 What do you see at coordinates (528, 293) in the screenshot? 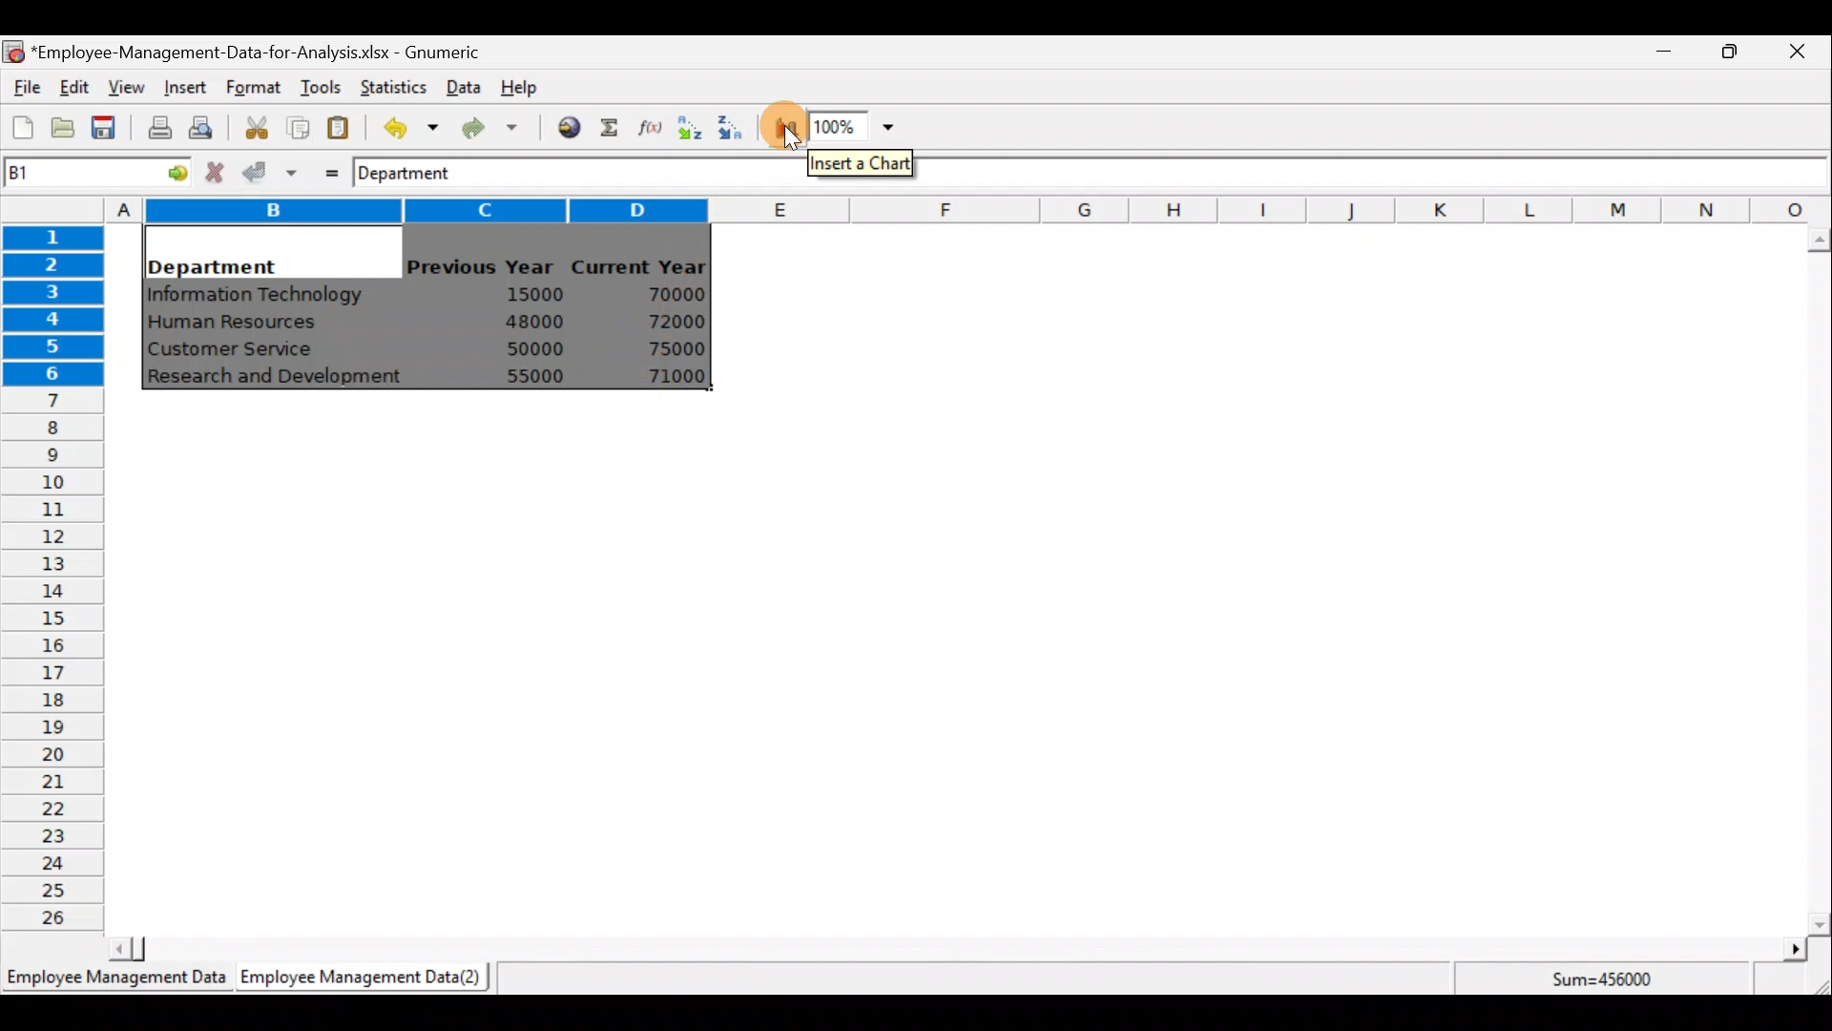
I see `15000` at bounding box center [528, 293].